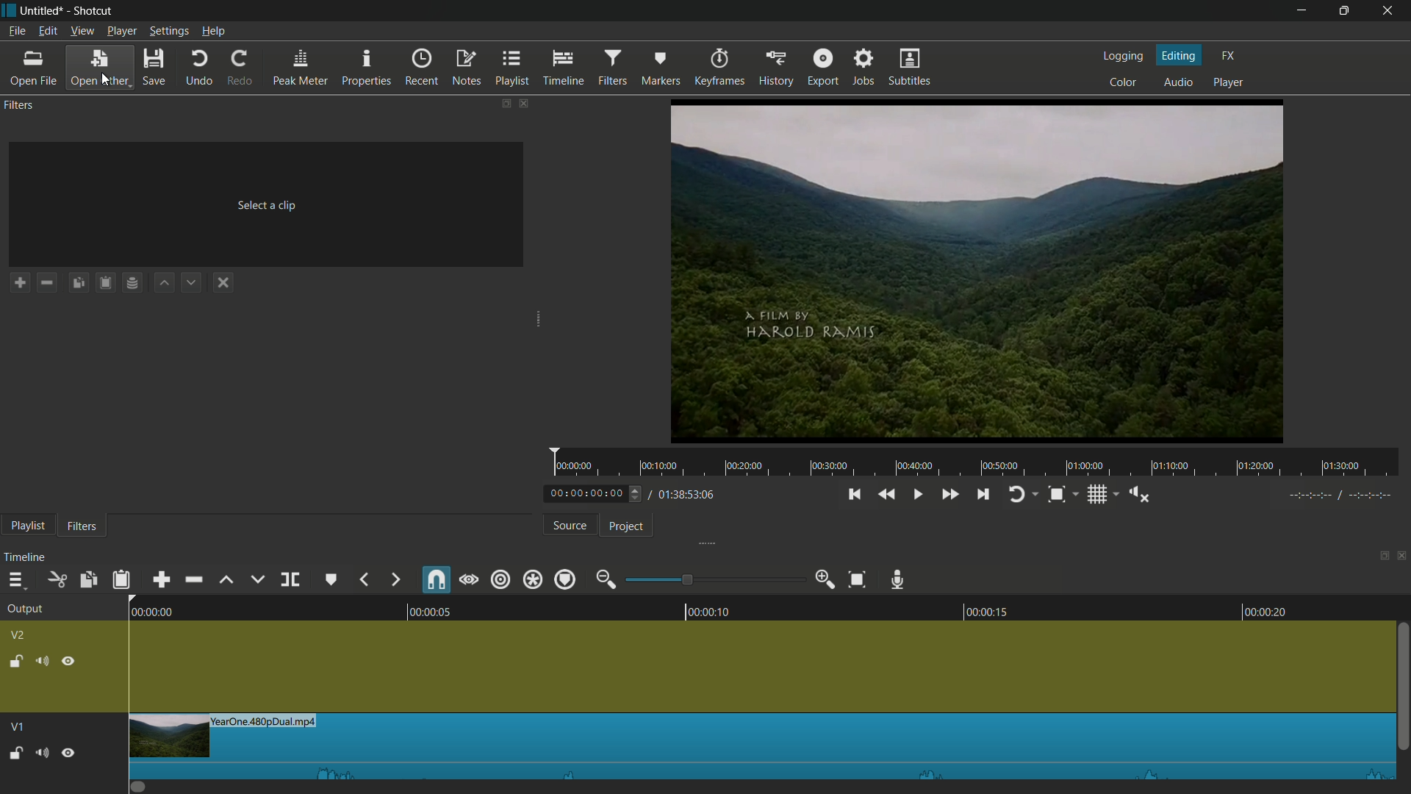 The height and width of the screenshot is (794, 1411). I want to click on paste, so click(121, 579).